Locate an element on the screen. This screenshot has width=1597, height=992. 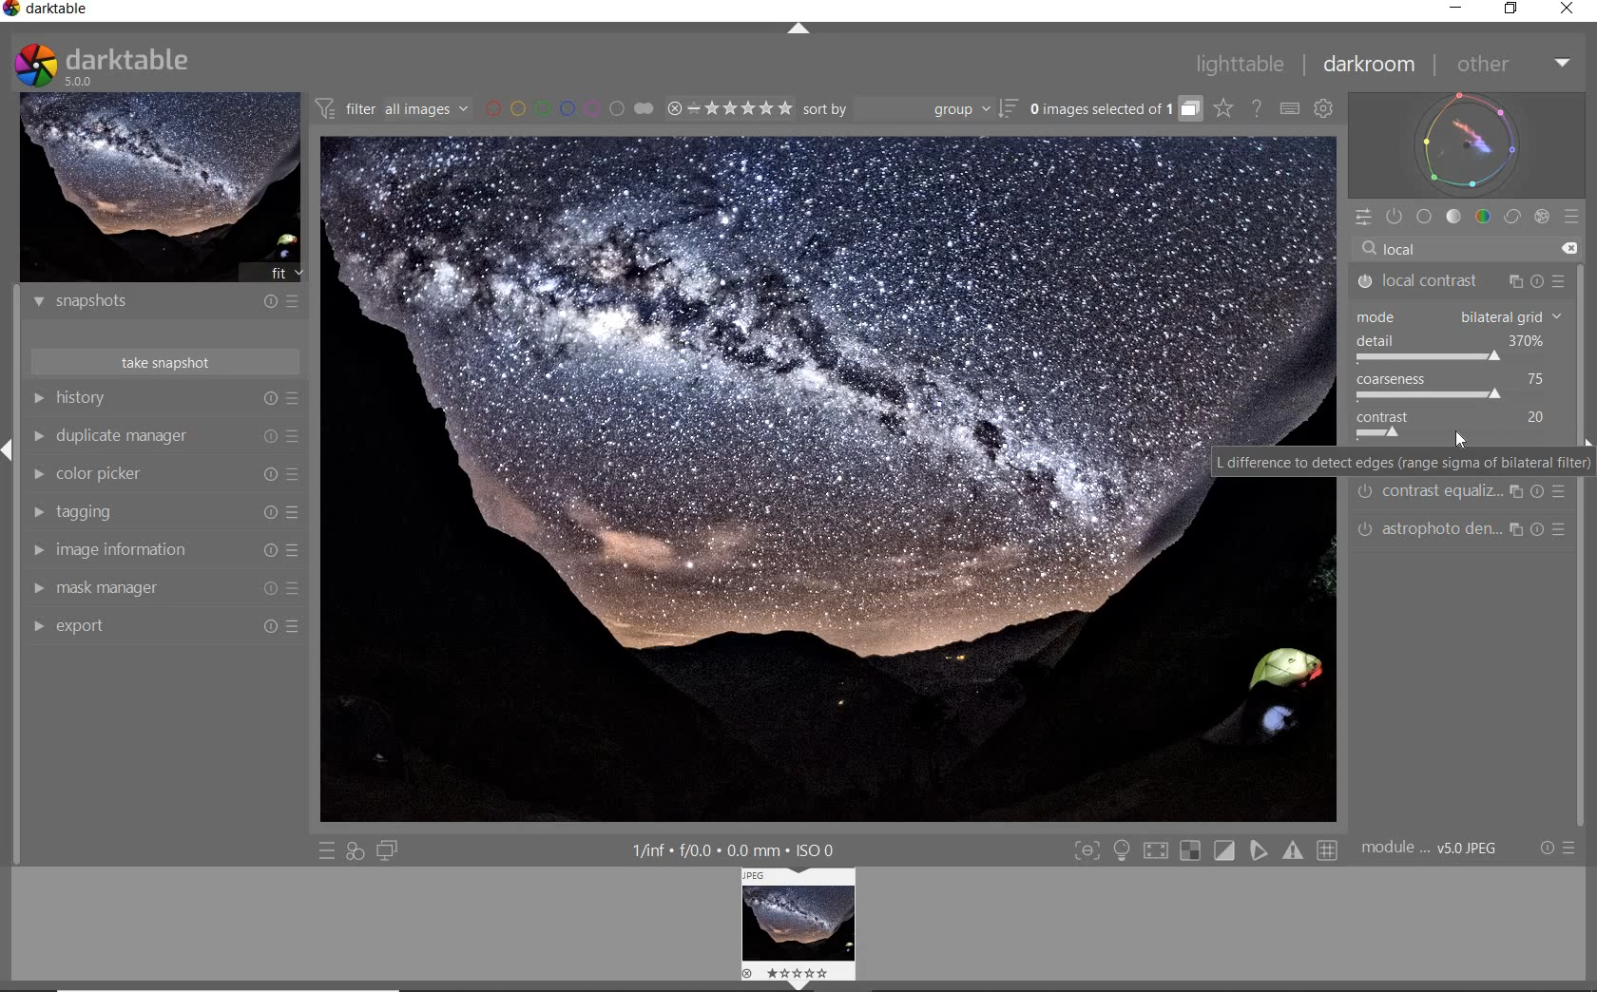
Presets and preferences is located at coordinates (299, 550).